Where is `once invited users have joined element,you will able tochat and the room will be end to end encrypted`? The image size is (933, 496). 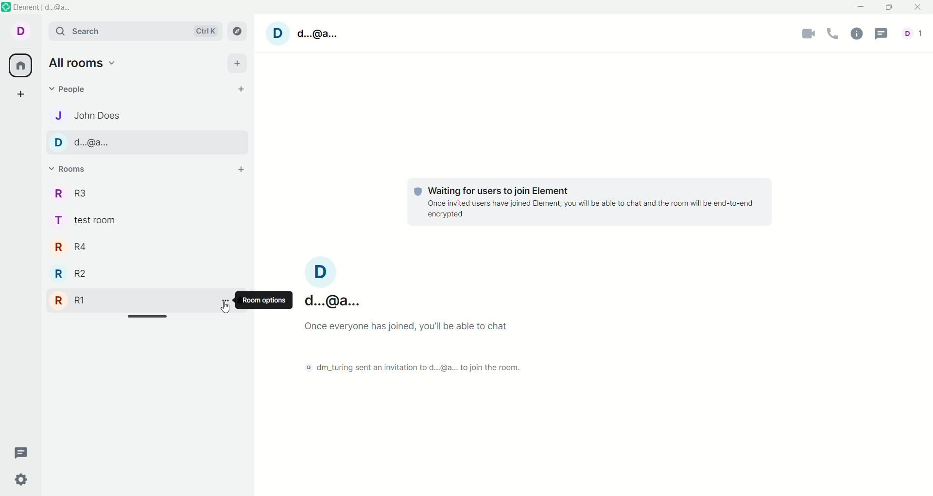 once invited users have joined element,you will able tochat and the room will be end to end encrypted is located at coordinates (594, 212).